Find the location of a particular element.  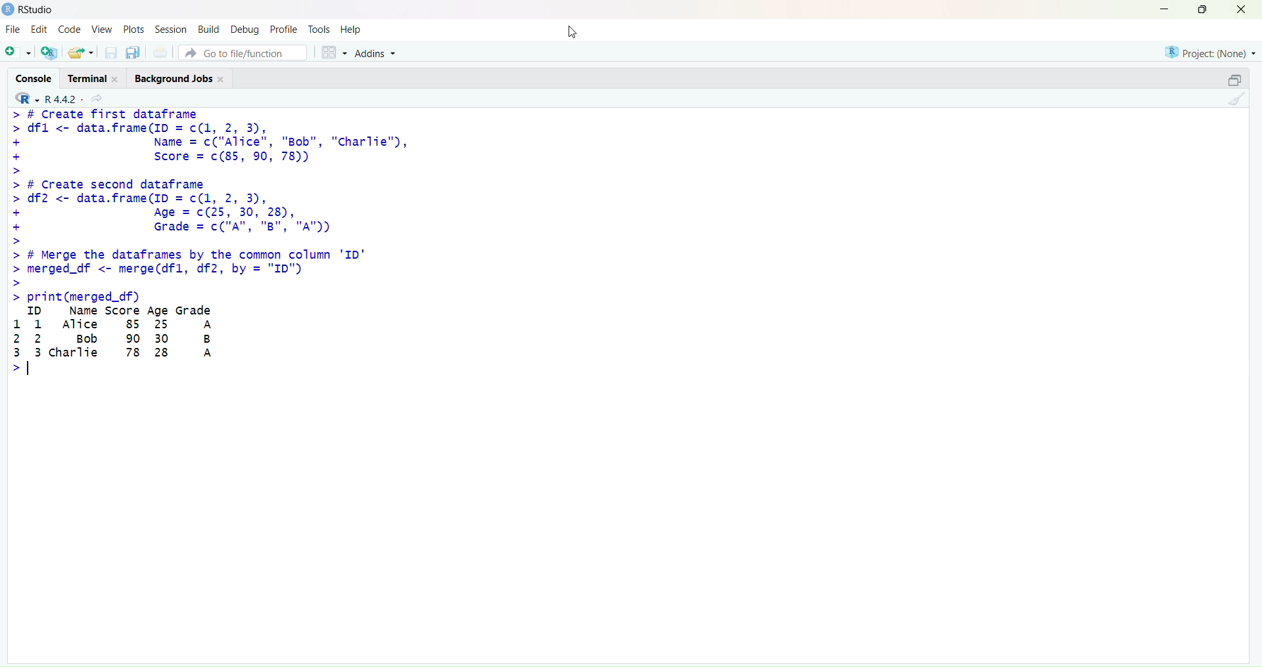

maximize is located at coordinates (1203, 8).